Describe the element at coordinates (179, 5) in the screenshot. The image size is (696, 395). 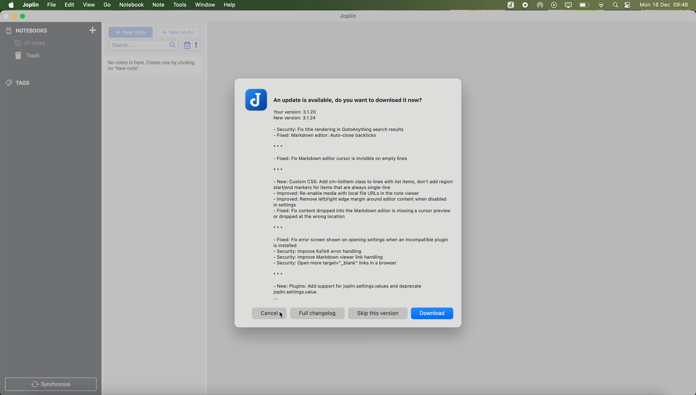
I see `tools` at that location.